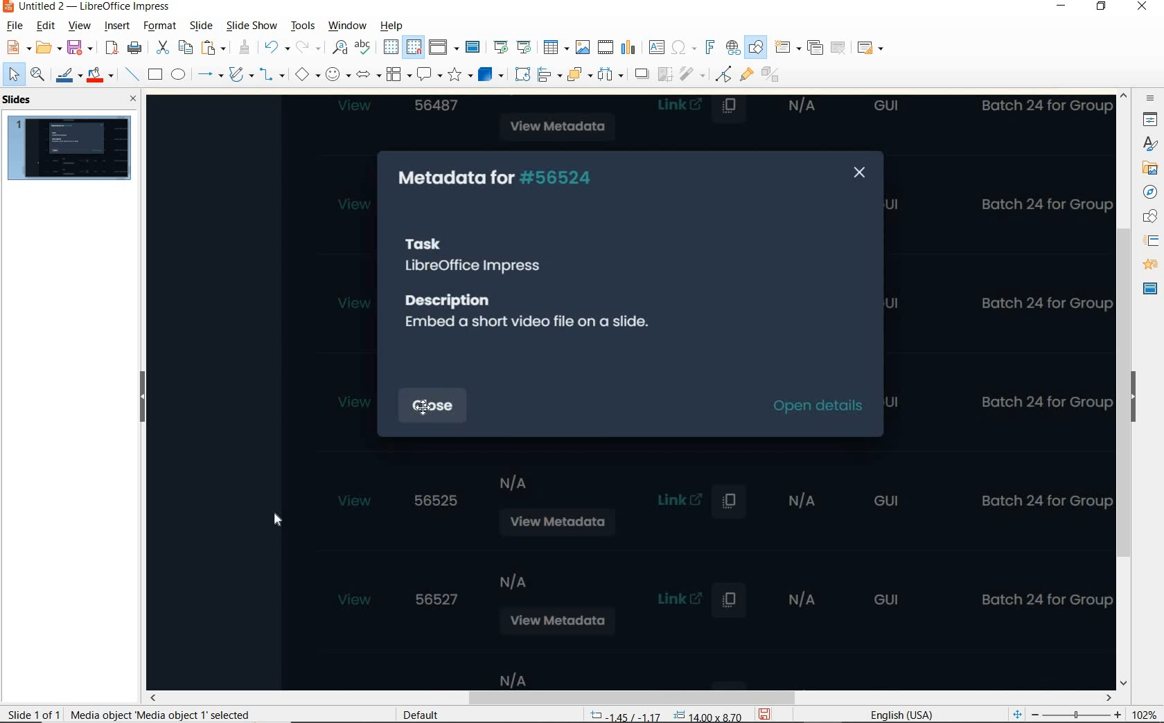  I want to click on DELETE SLIDE, so click(839, 48).